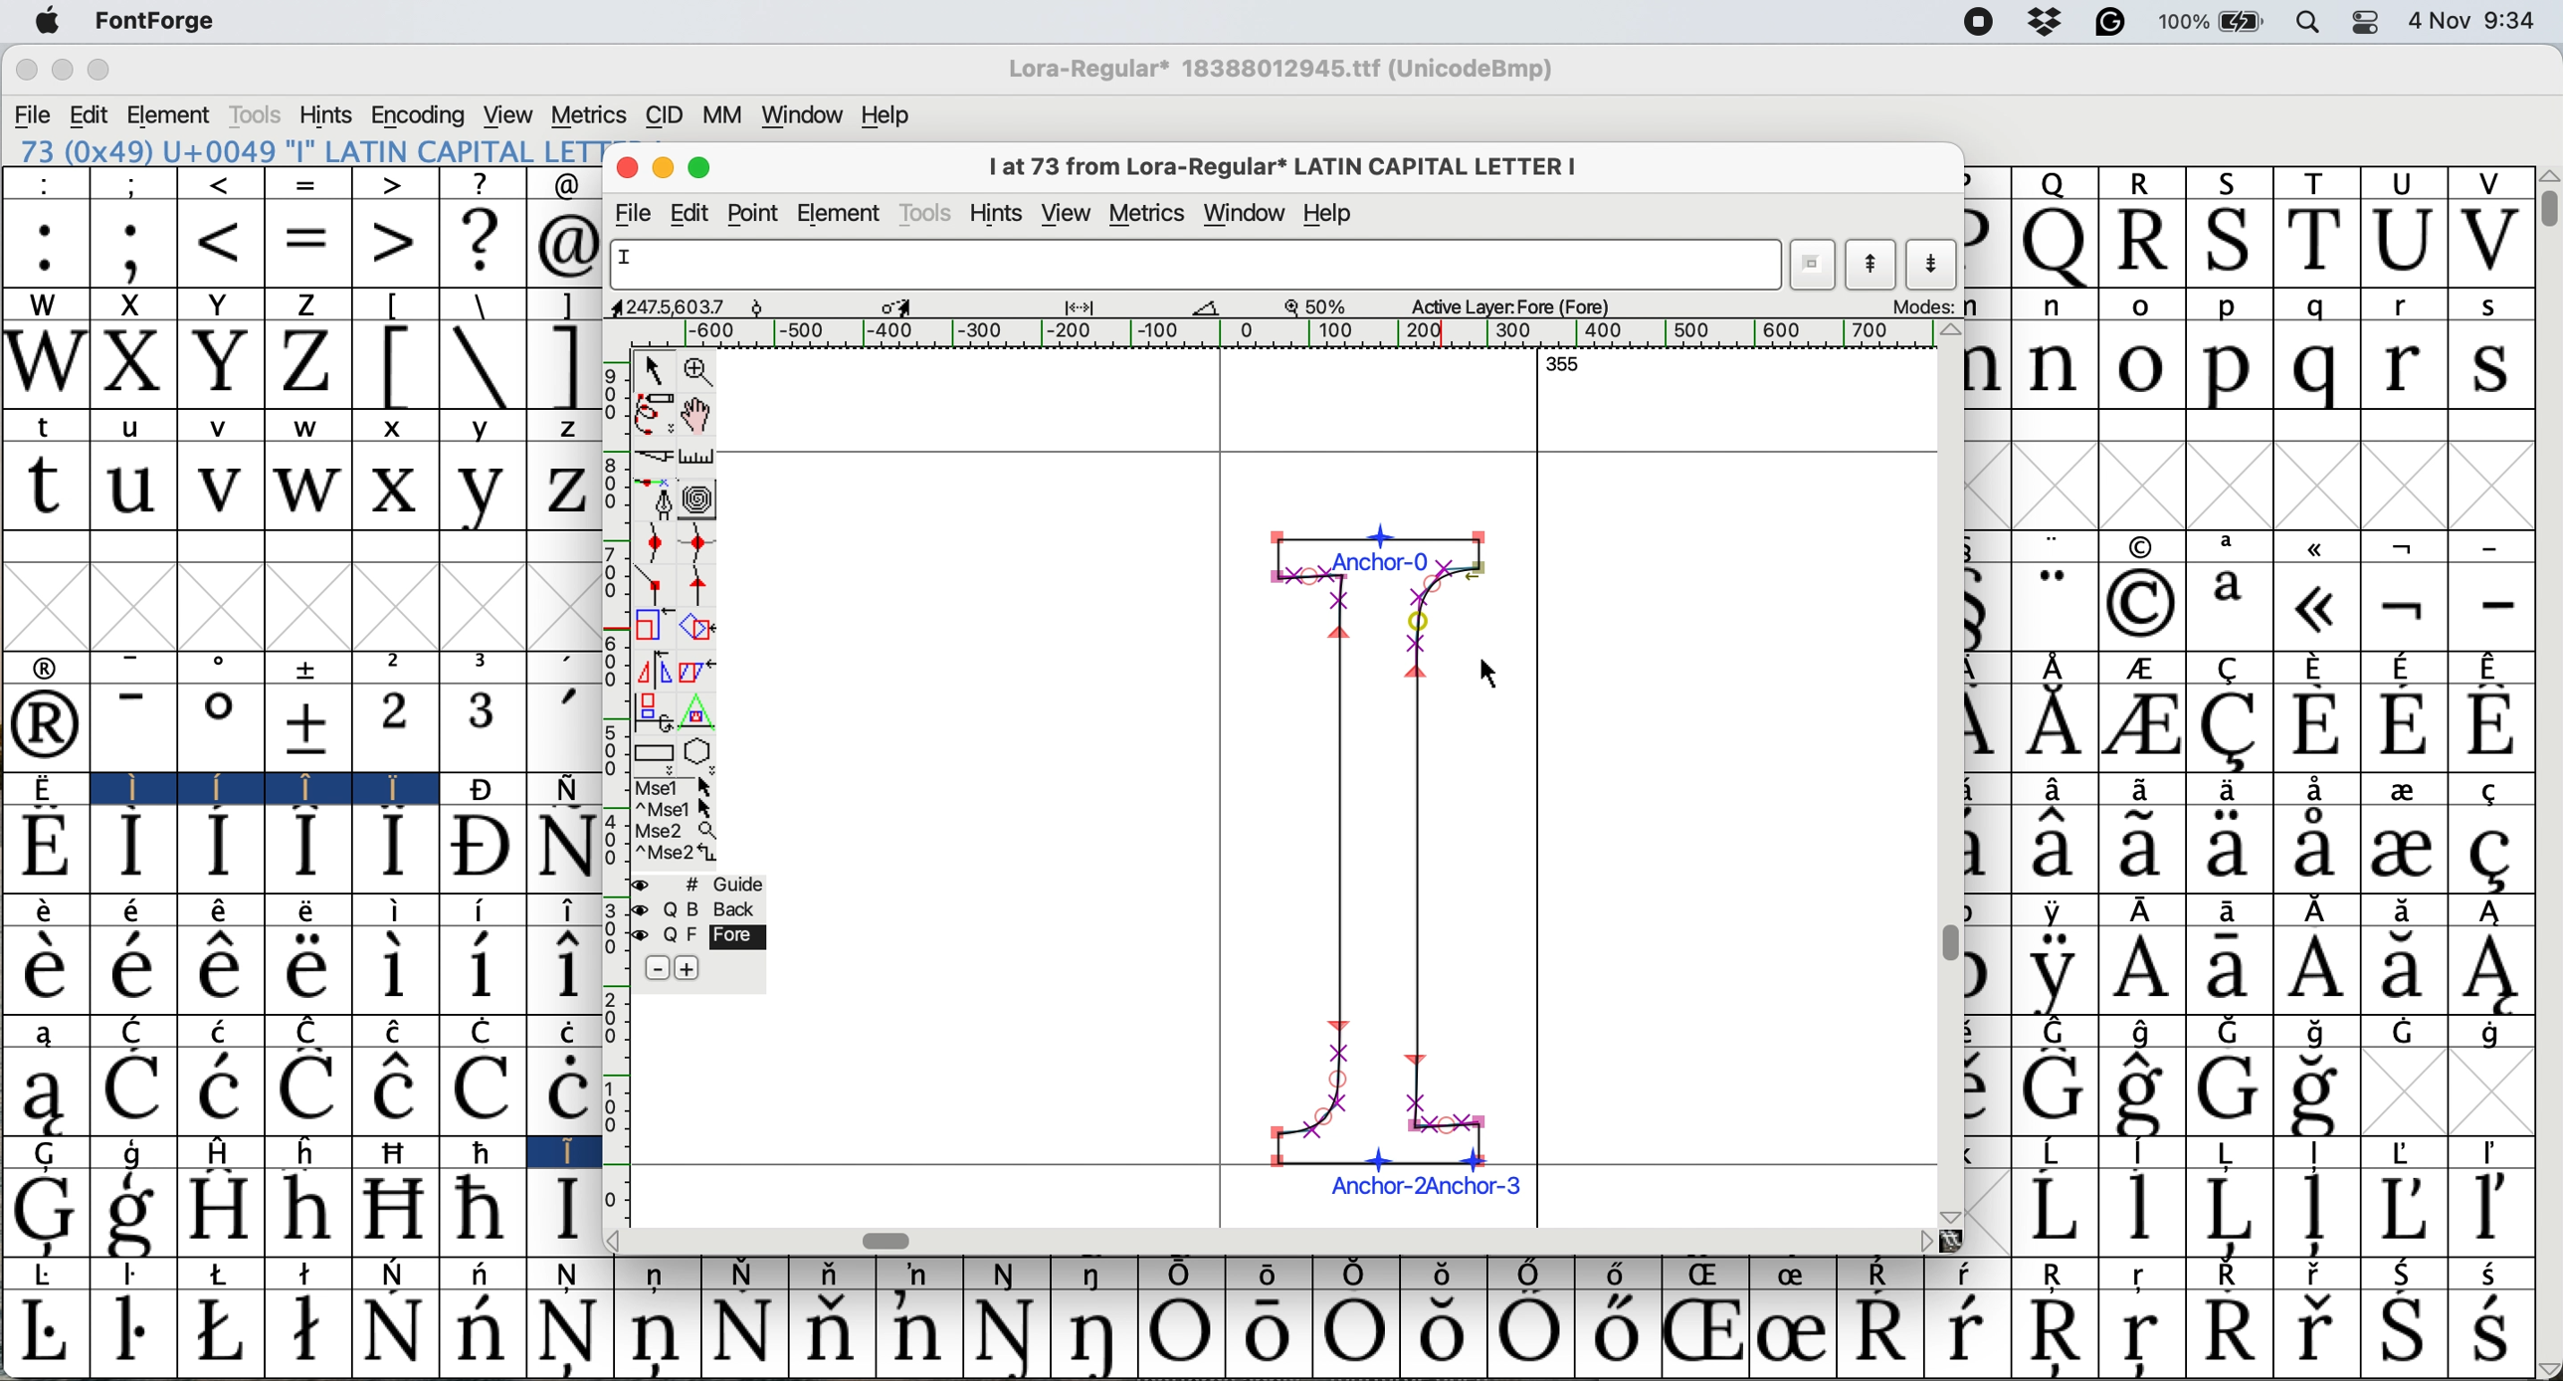  Describe the element at coordinates (2495, 1273) in the screenshot. I see `Symbol` at that location.